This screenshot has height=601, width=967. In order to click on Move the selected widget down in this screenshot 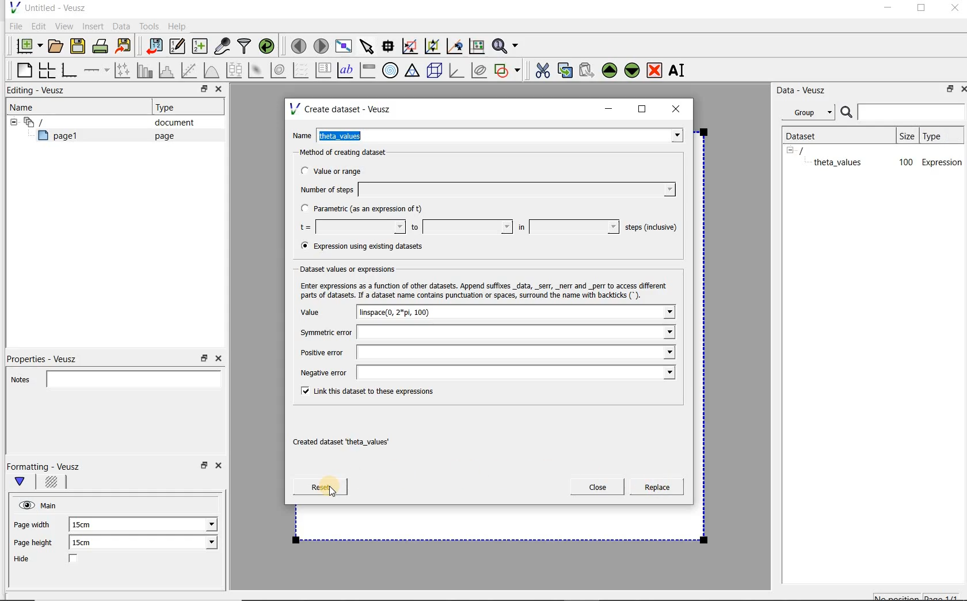, I will do `click(633, 70)`.